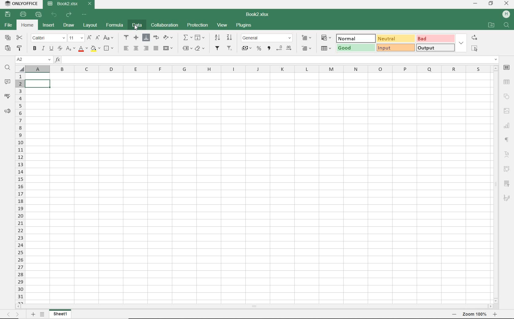 The height and width of the screenshot is (319, 514). Describe the element at coordinates (110, 48) in the screenshot. I see `BORDERS` at that location.